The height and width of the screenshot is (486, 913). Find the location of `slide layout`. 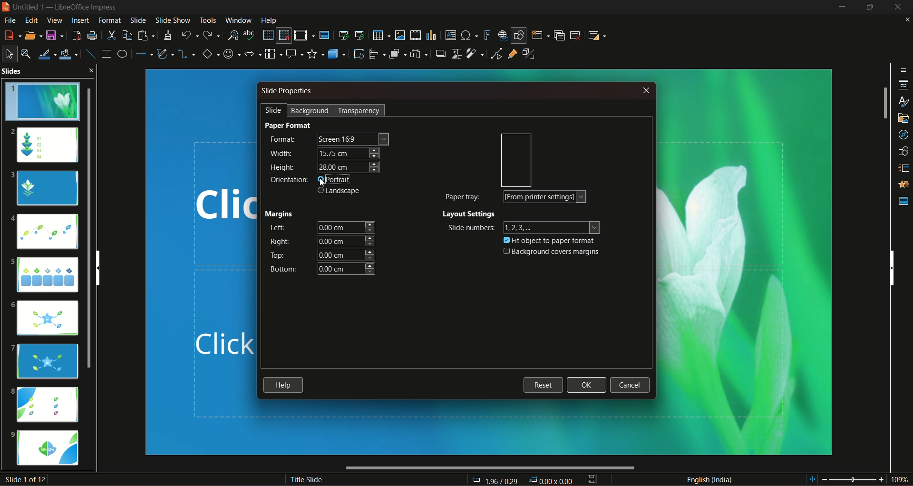

slide layout is located at coordinates (598, 35).